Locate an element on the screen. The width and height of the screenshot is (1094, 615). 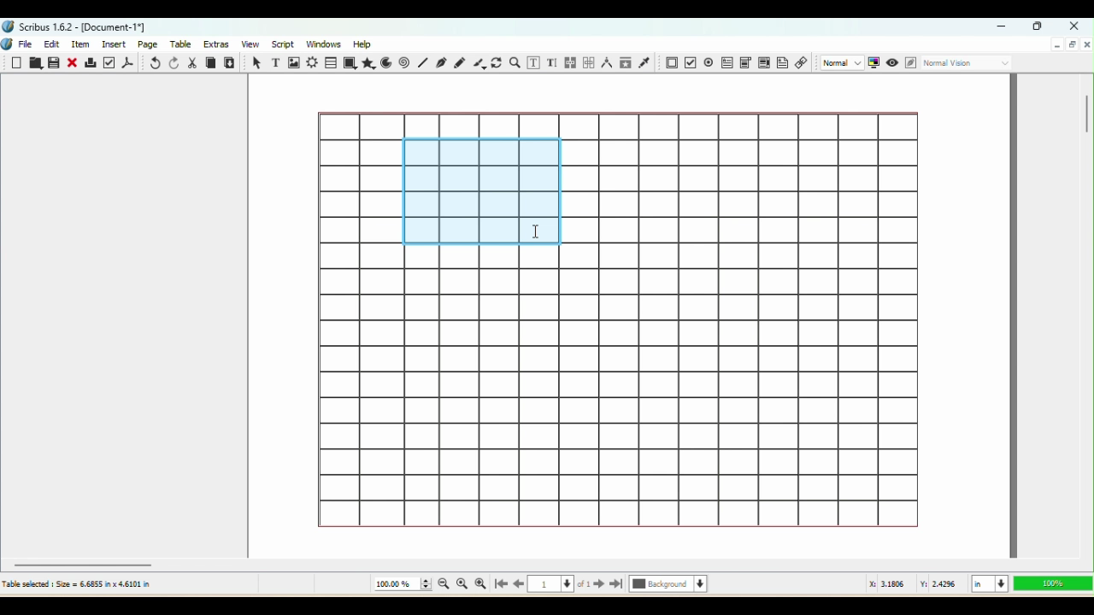
Current zoom level is located at coordinates (402, 584).